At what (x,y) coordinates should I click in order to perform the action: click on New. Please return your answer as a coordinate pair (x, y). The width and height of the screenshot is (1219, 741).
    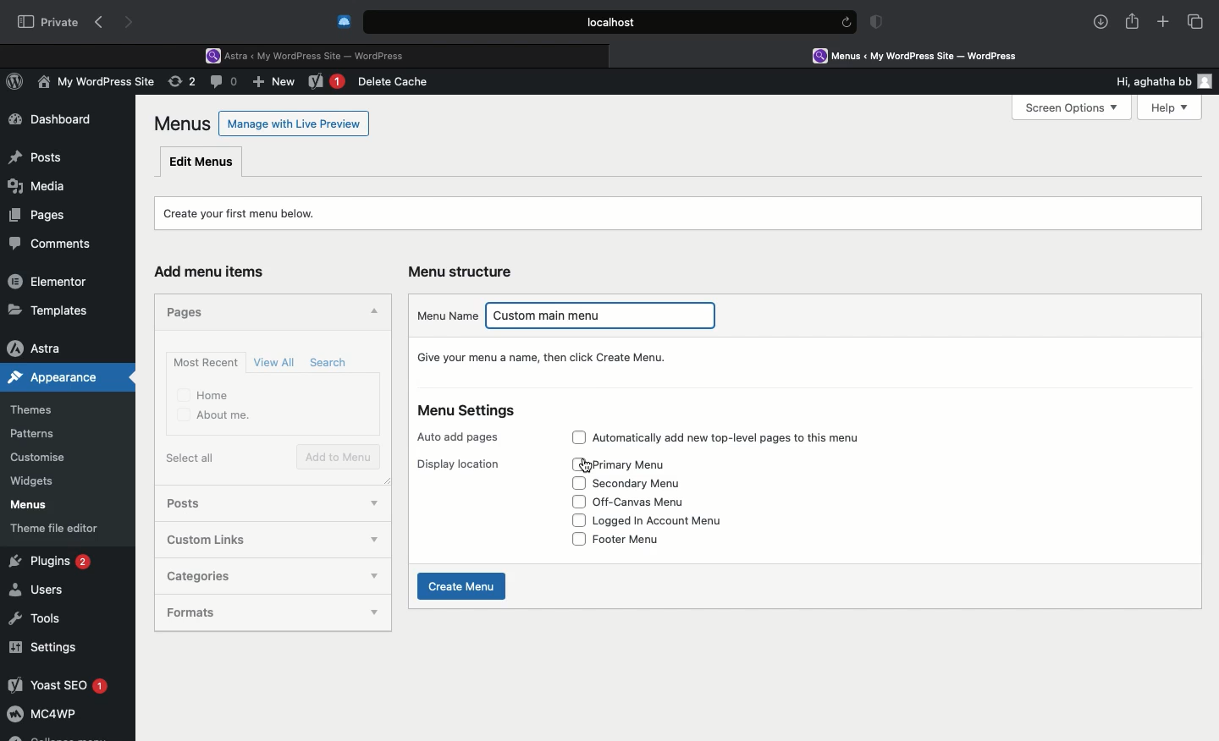
    Looking at the image, I should click on (327, 83).